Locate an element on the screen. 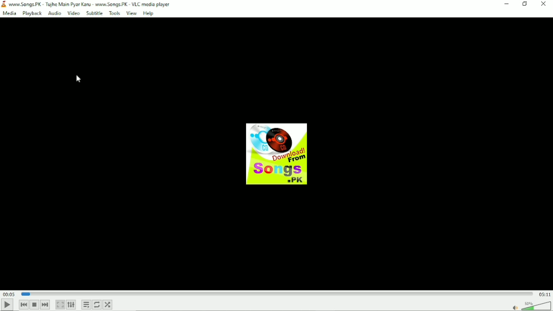  Total duration is located at coordinates (545, 294).